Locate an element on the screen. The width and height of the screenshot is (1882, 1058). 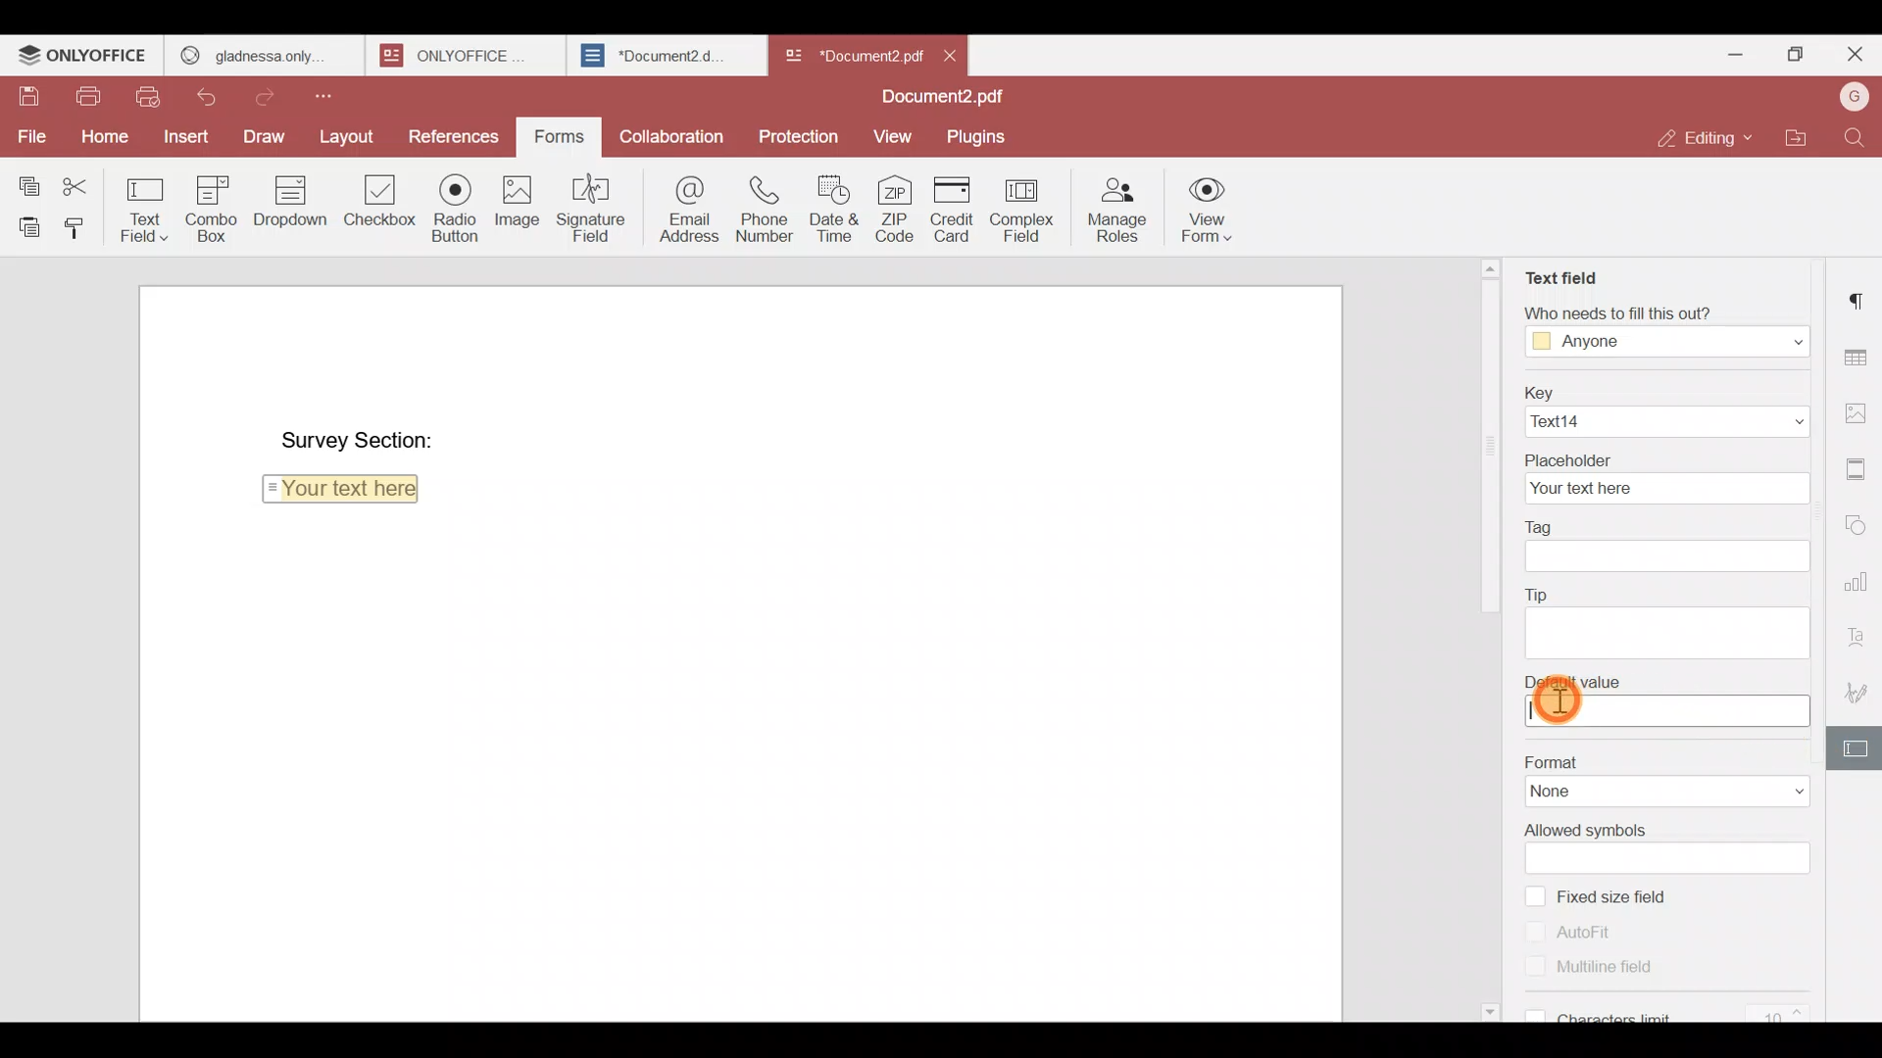
‘Who needs to fill this out? is located at coordinates (1675, 313).